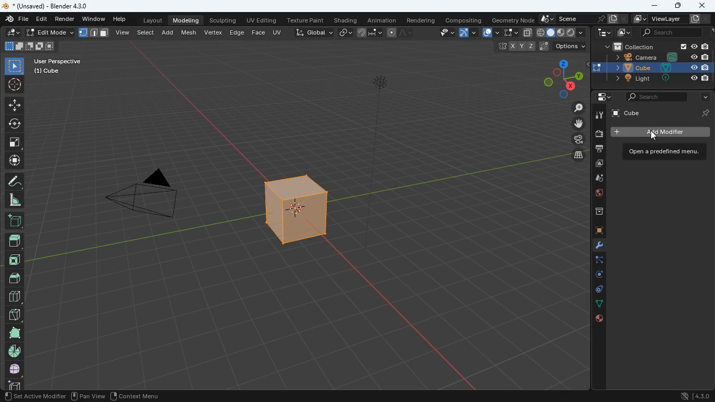 Image resolution: width=715 pixels, height=402 pixels. I want to click on blocks, so click(15, 298).